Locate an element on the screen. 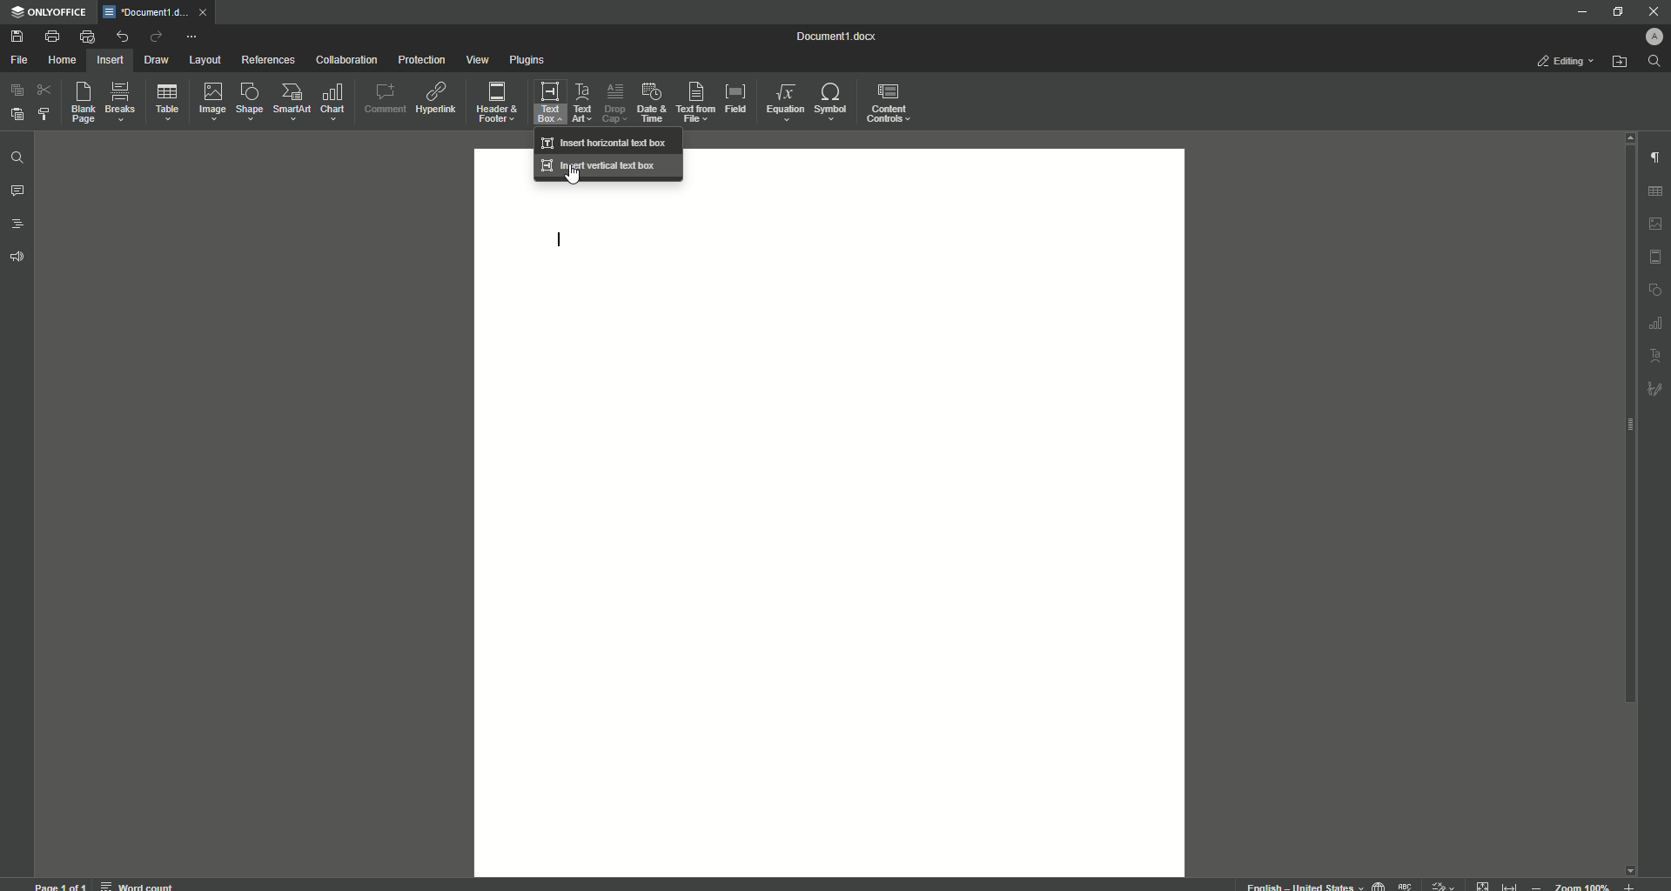 This screenshot has height=891, width=1671. page 1 of 1 is located at coordinates (61, 885).